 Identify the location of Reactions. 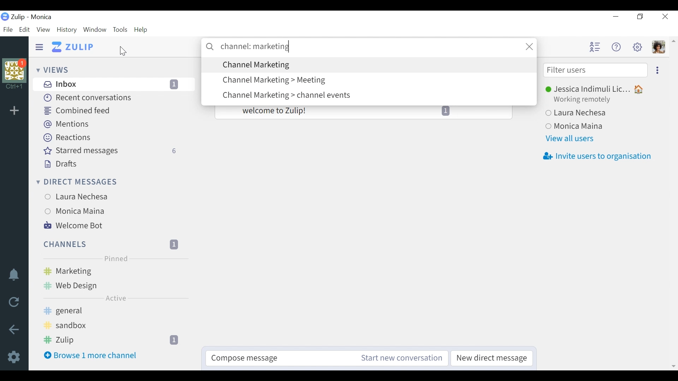
(66, 138).